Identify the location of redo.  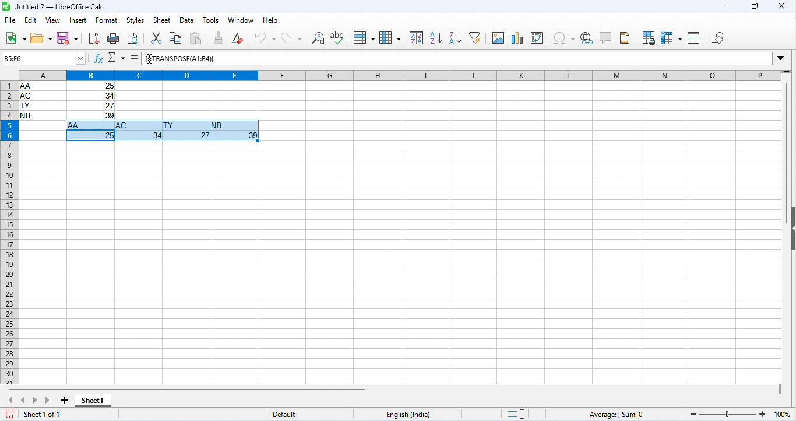
(291, 37).